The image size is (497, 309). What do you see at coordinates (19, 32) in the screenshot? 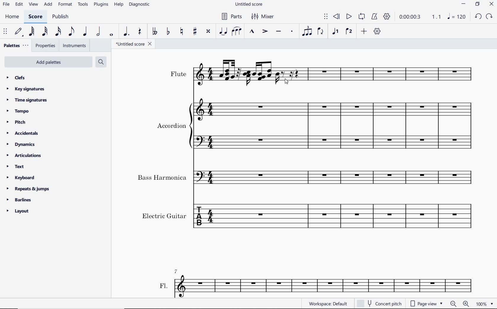
I see `default (step time)` at bounding box center [19, 32].